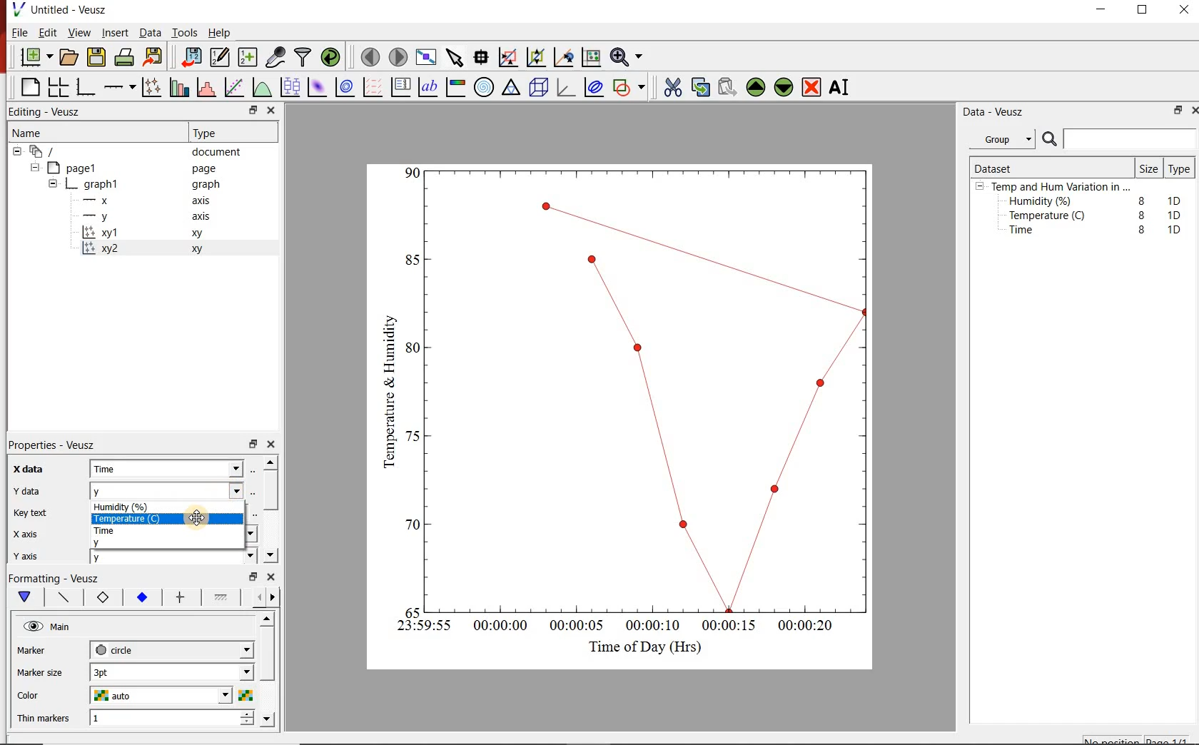  What do you see at coordinates (330, 58) in the screenshot?
I see `reload linked datasets` at bounding box center [330, 58].